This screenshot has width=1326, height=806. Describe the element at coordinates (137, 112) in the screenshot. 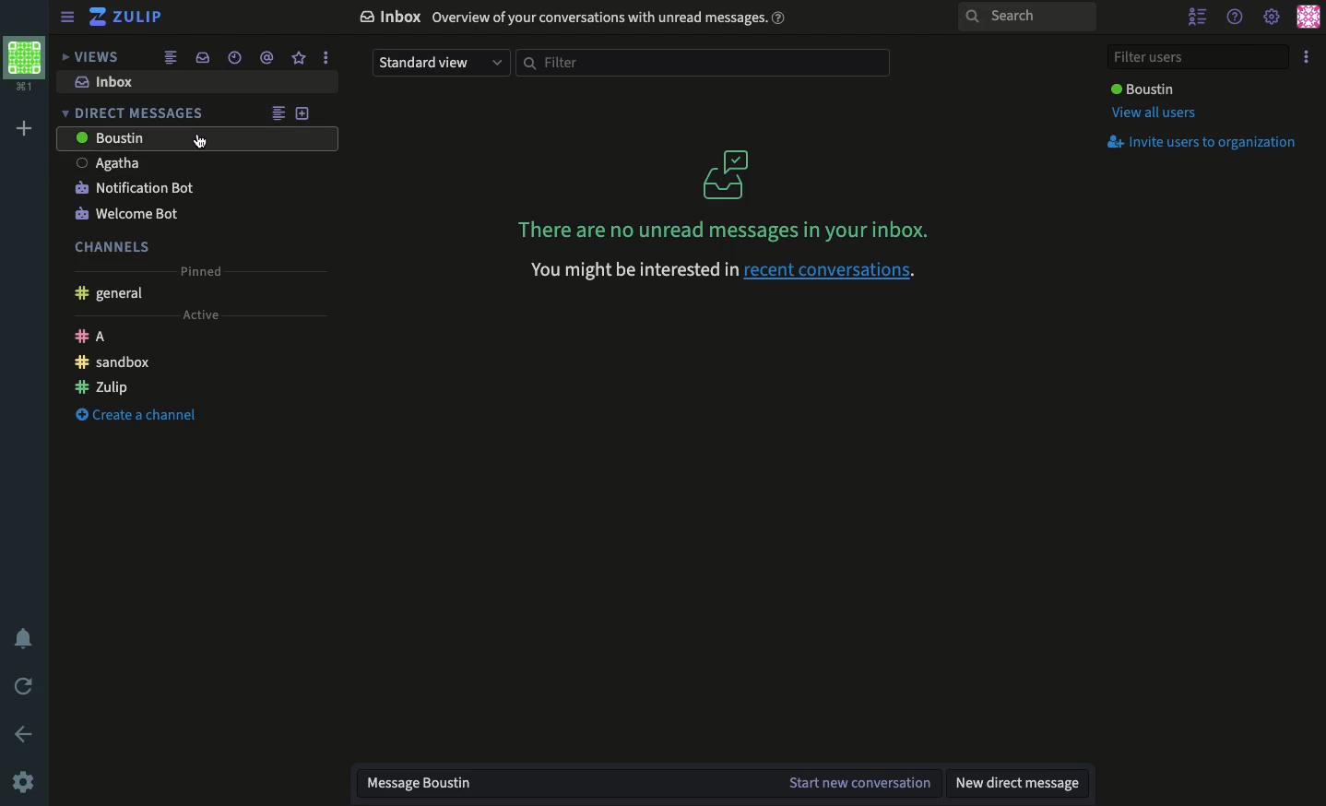

I see `DM` at that location.